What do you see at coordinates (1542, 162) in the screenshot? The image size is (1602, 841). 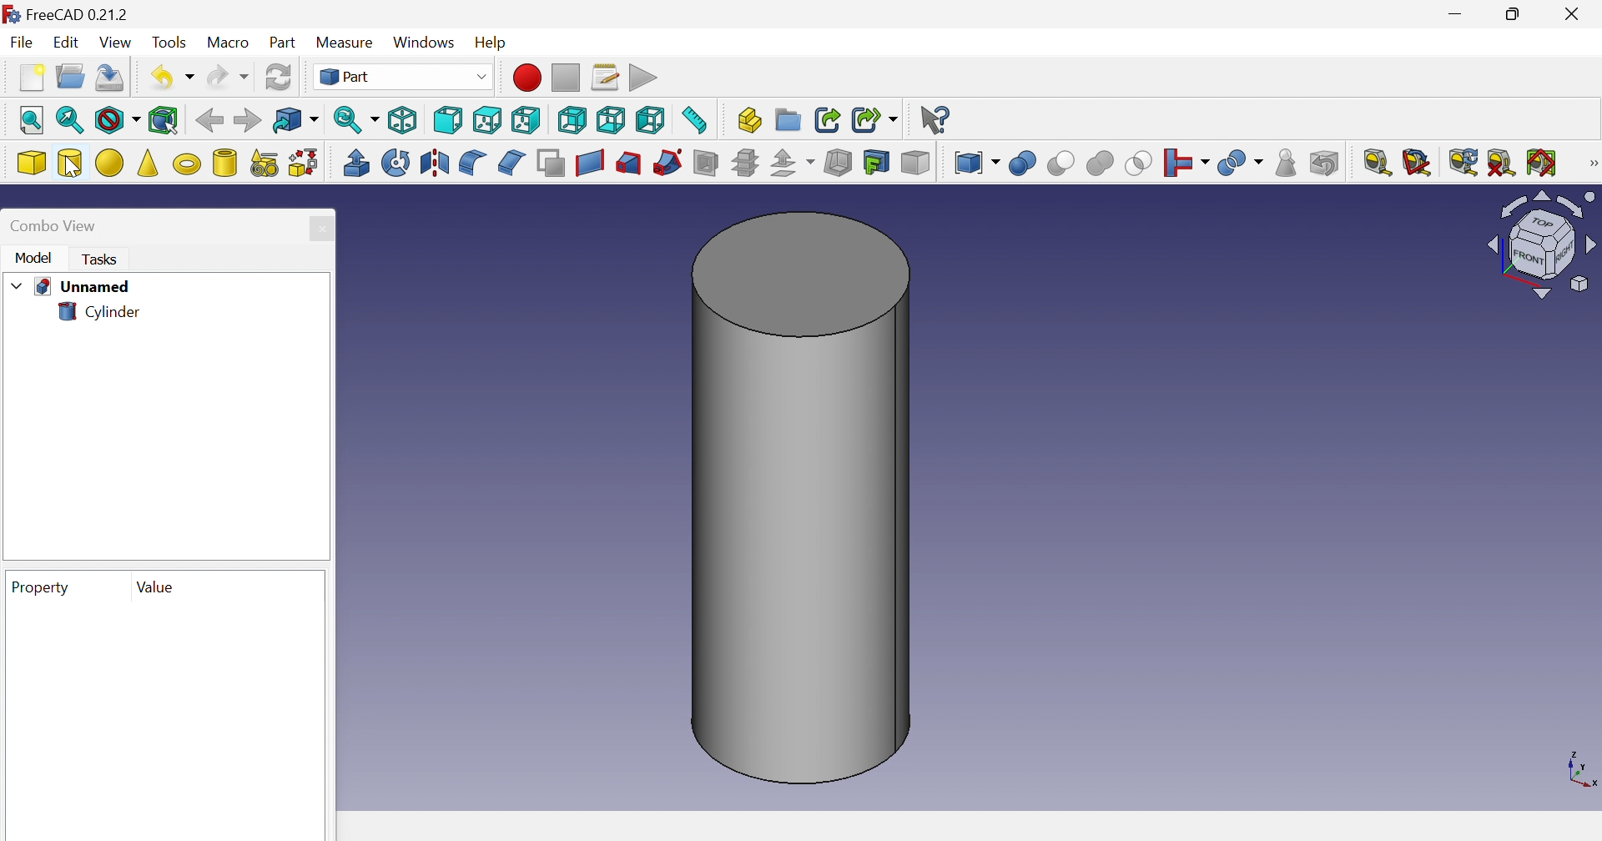 I see `Toggle all` at bounding box center [1542, 162].